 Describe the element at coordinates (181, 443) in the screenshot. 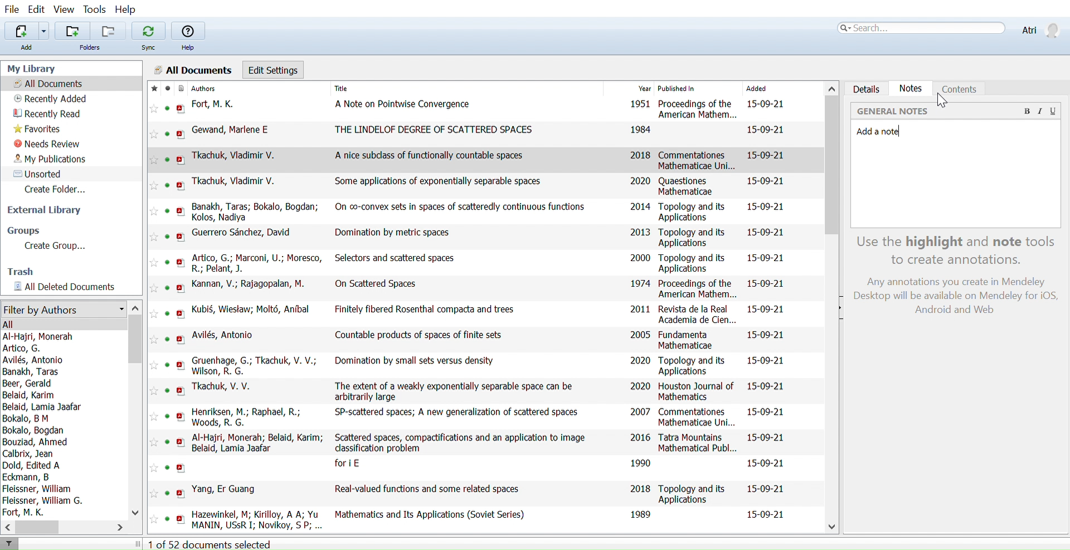

I see `open PDF` at that location.